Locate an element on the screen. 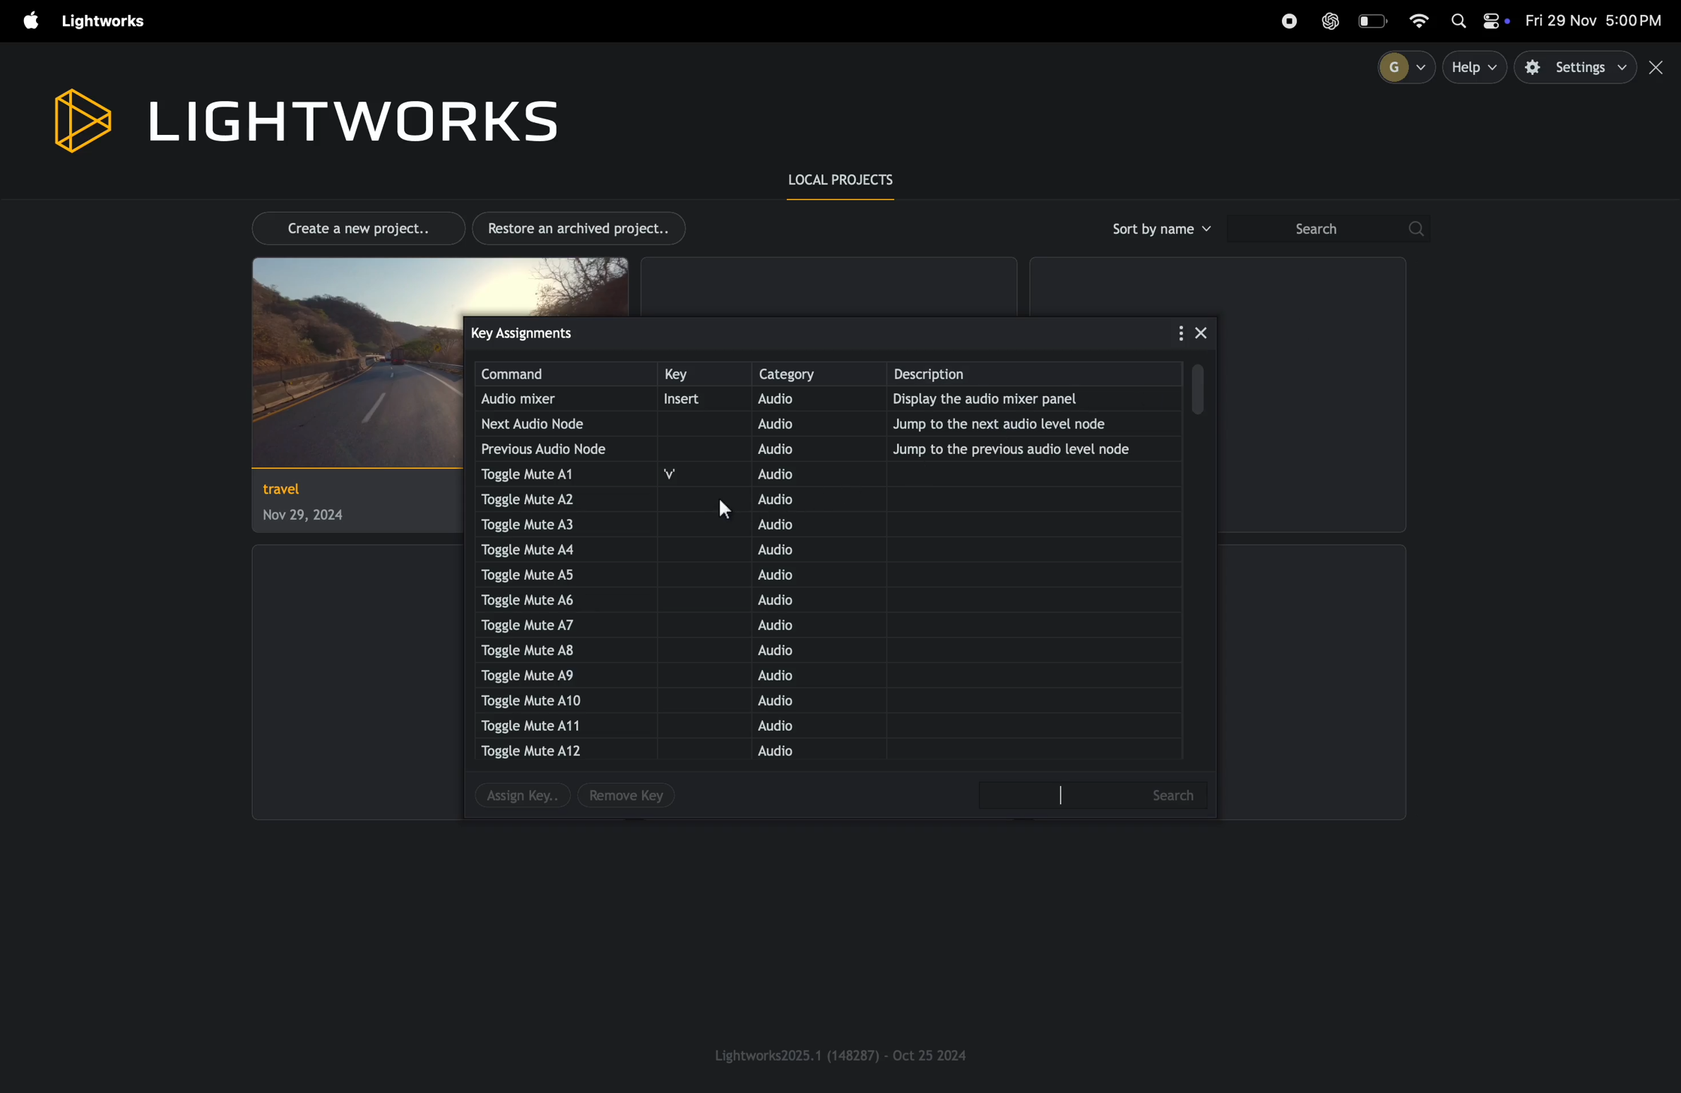  toggle mute A12 is located at coordinates (540, 751).